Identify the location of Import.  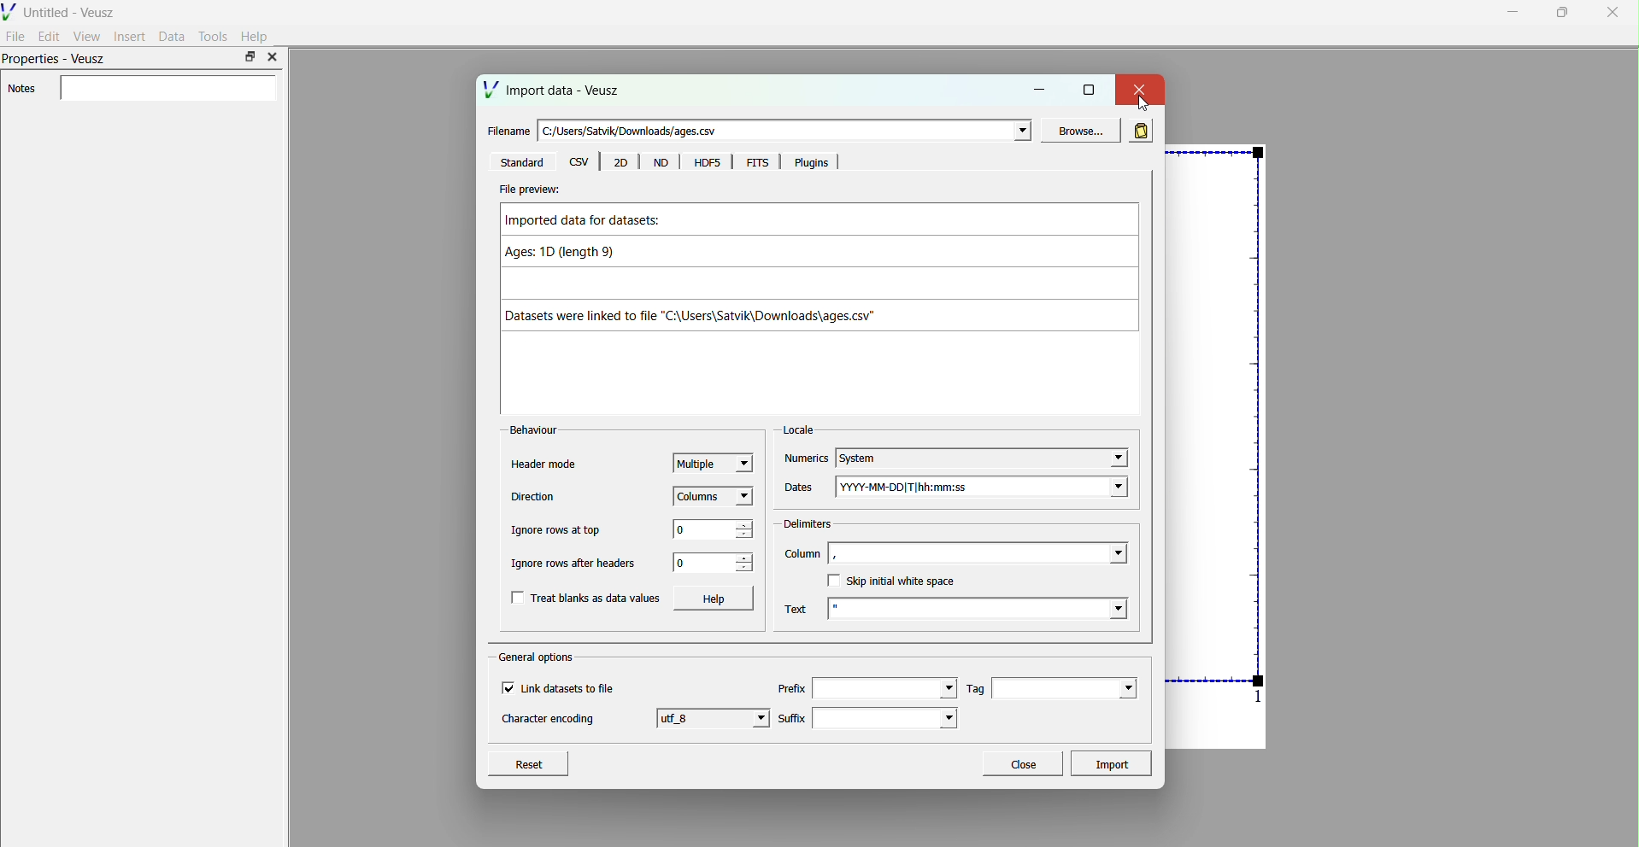
(1115, 763).